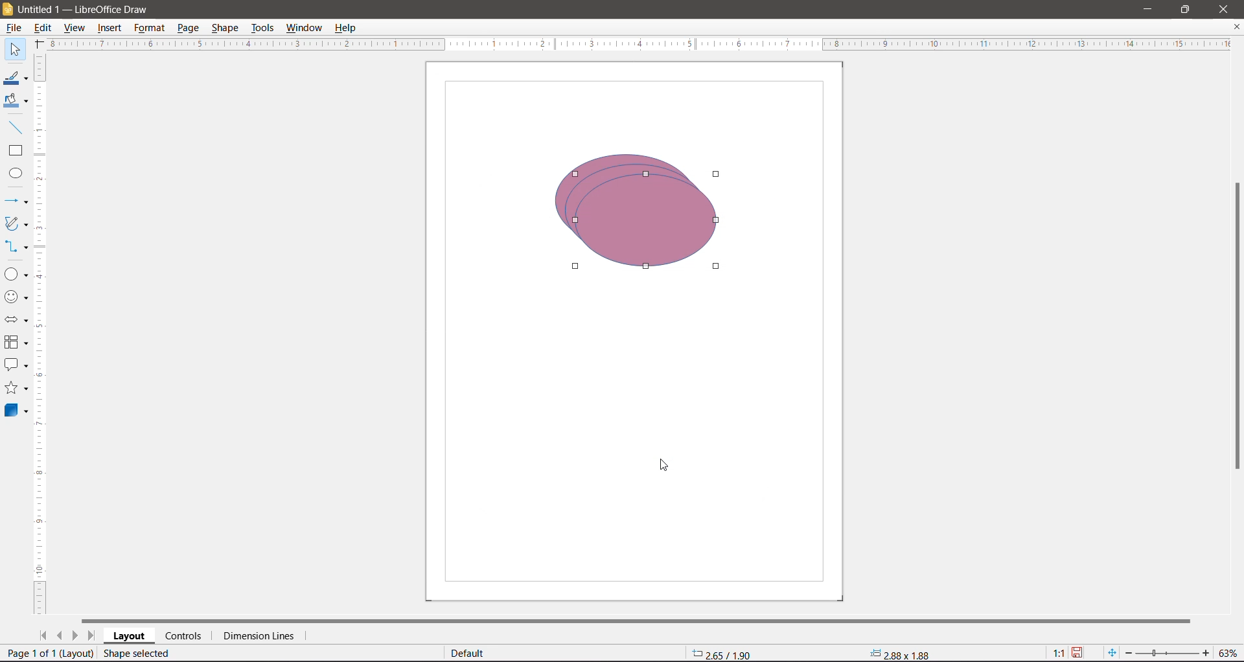  I want to click on Close Document, so click(1236, 27).